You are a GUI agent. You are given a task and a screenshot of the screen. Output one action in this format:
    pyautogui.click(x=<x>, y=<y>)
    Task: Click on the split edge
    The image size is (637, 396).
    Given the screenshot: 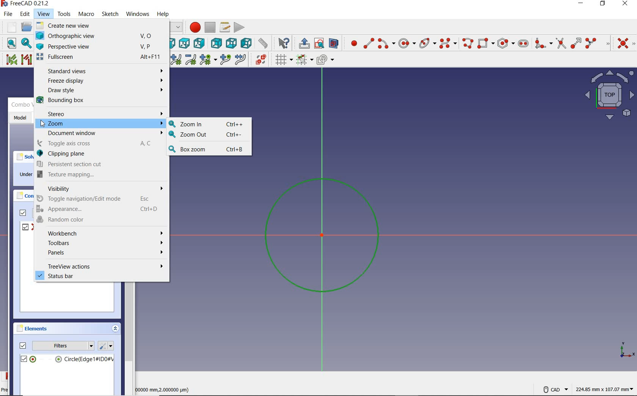 What is the action you would take?
    pyautogui.click(x=597, y=43)
    